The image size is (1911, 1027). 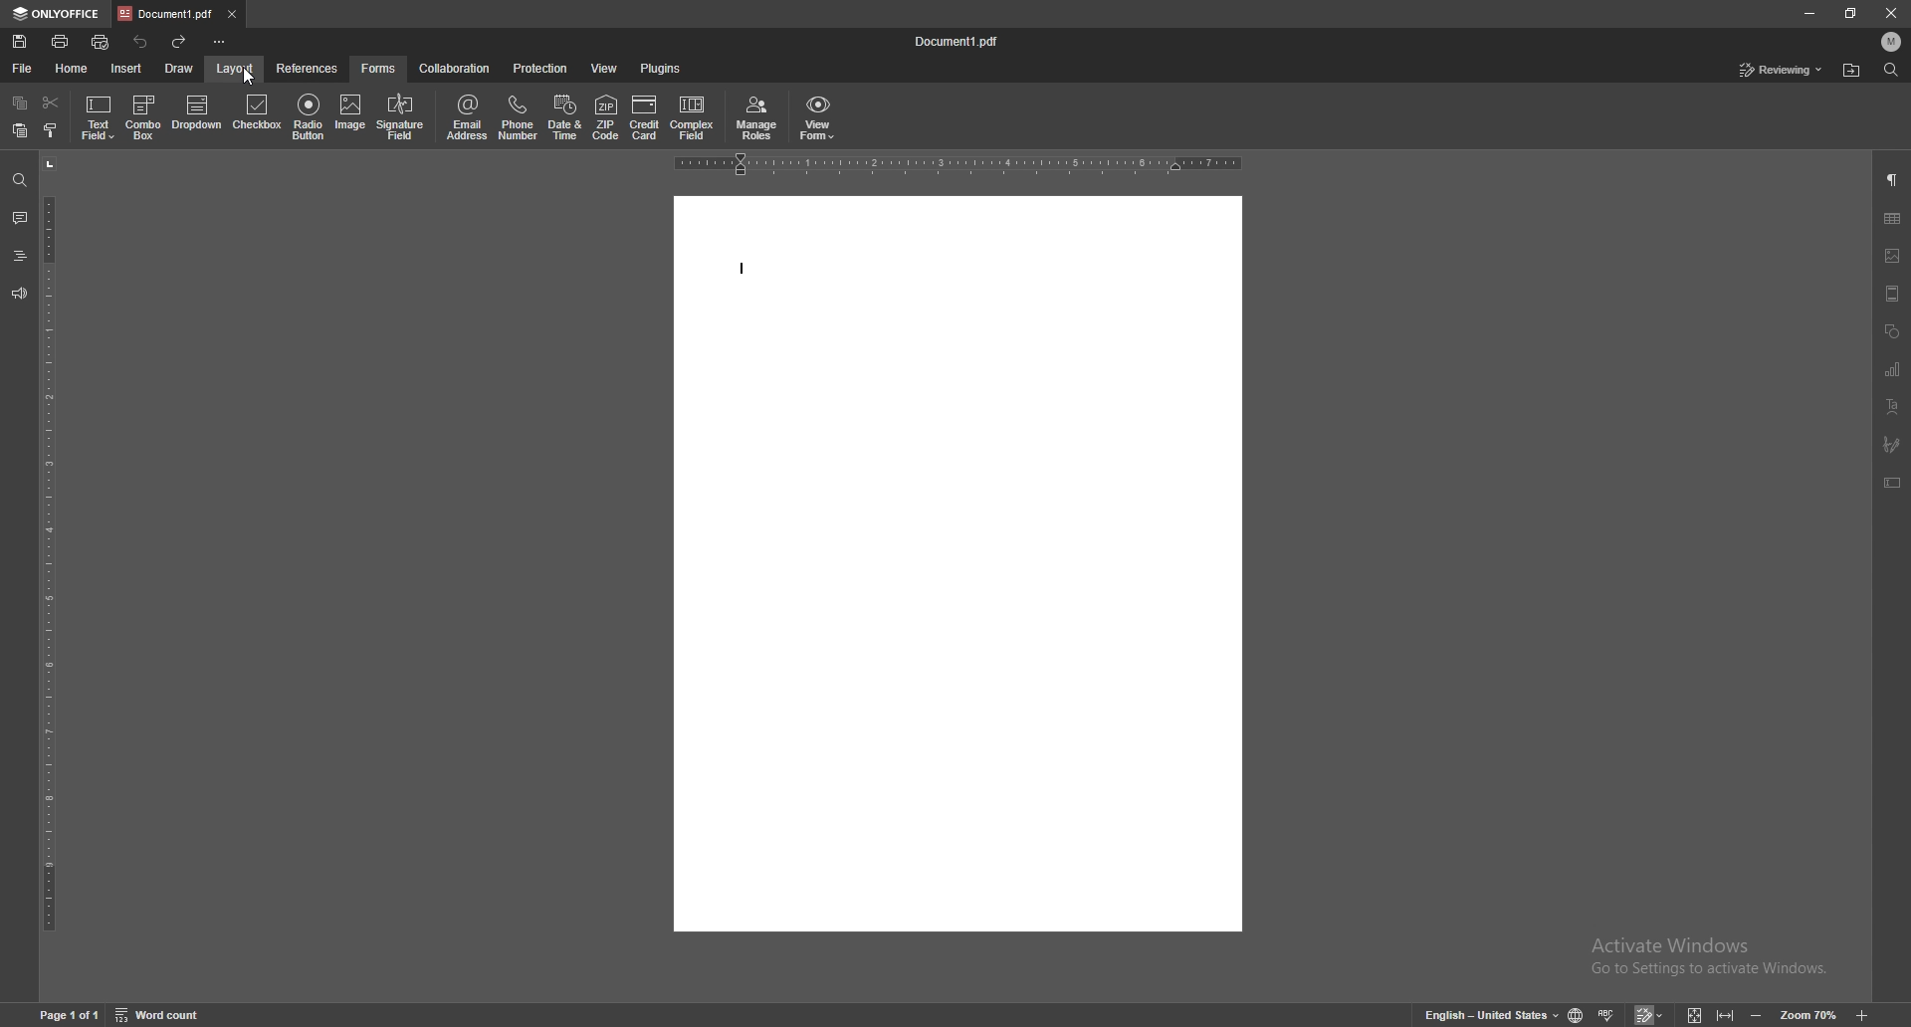 What do you see at coordinates (402, 116) in the screenshot?
I see `signature field` at bounding box center [402, 116].